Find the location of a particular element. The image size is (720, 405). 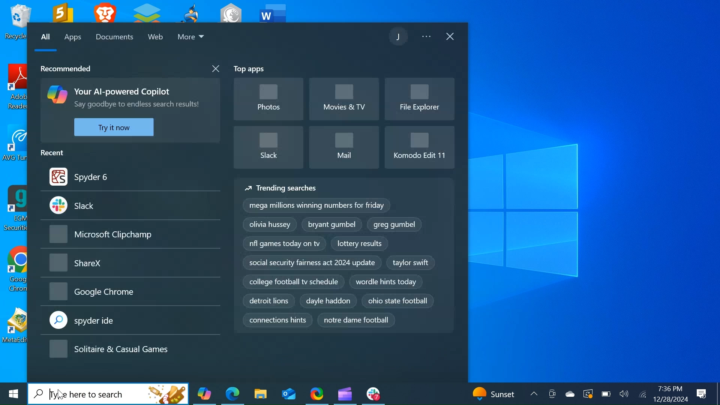

Restart Update is located at coordinates (588, 394).